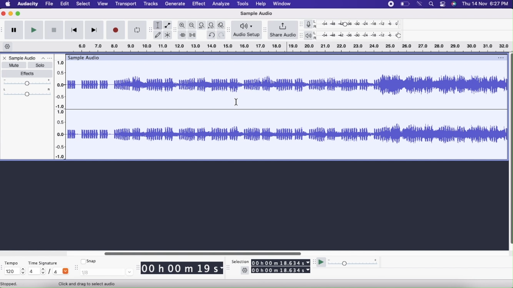  What do you see at coordinates (168, 35) in the screenshot?
I see `Multi-tool` at bounding box center [168, 35].